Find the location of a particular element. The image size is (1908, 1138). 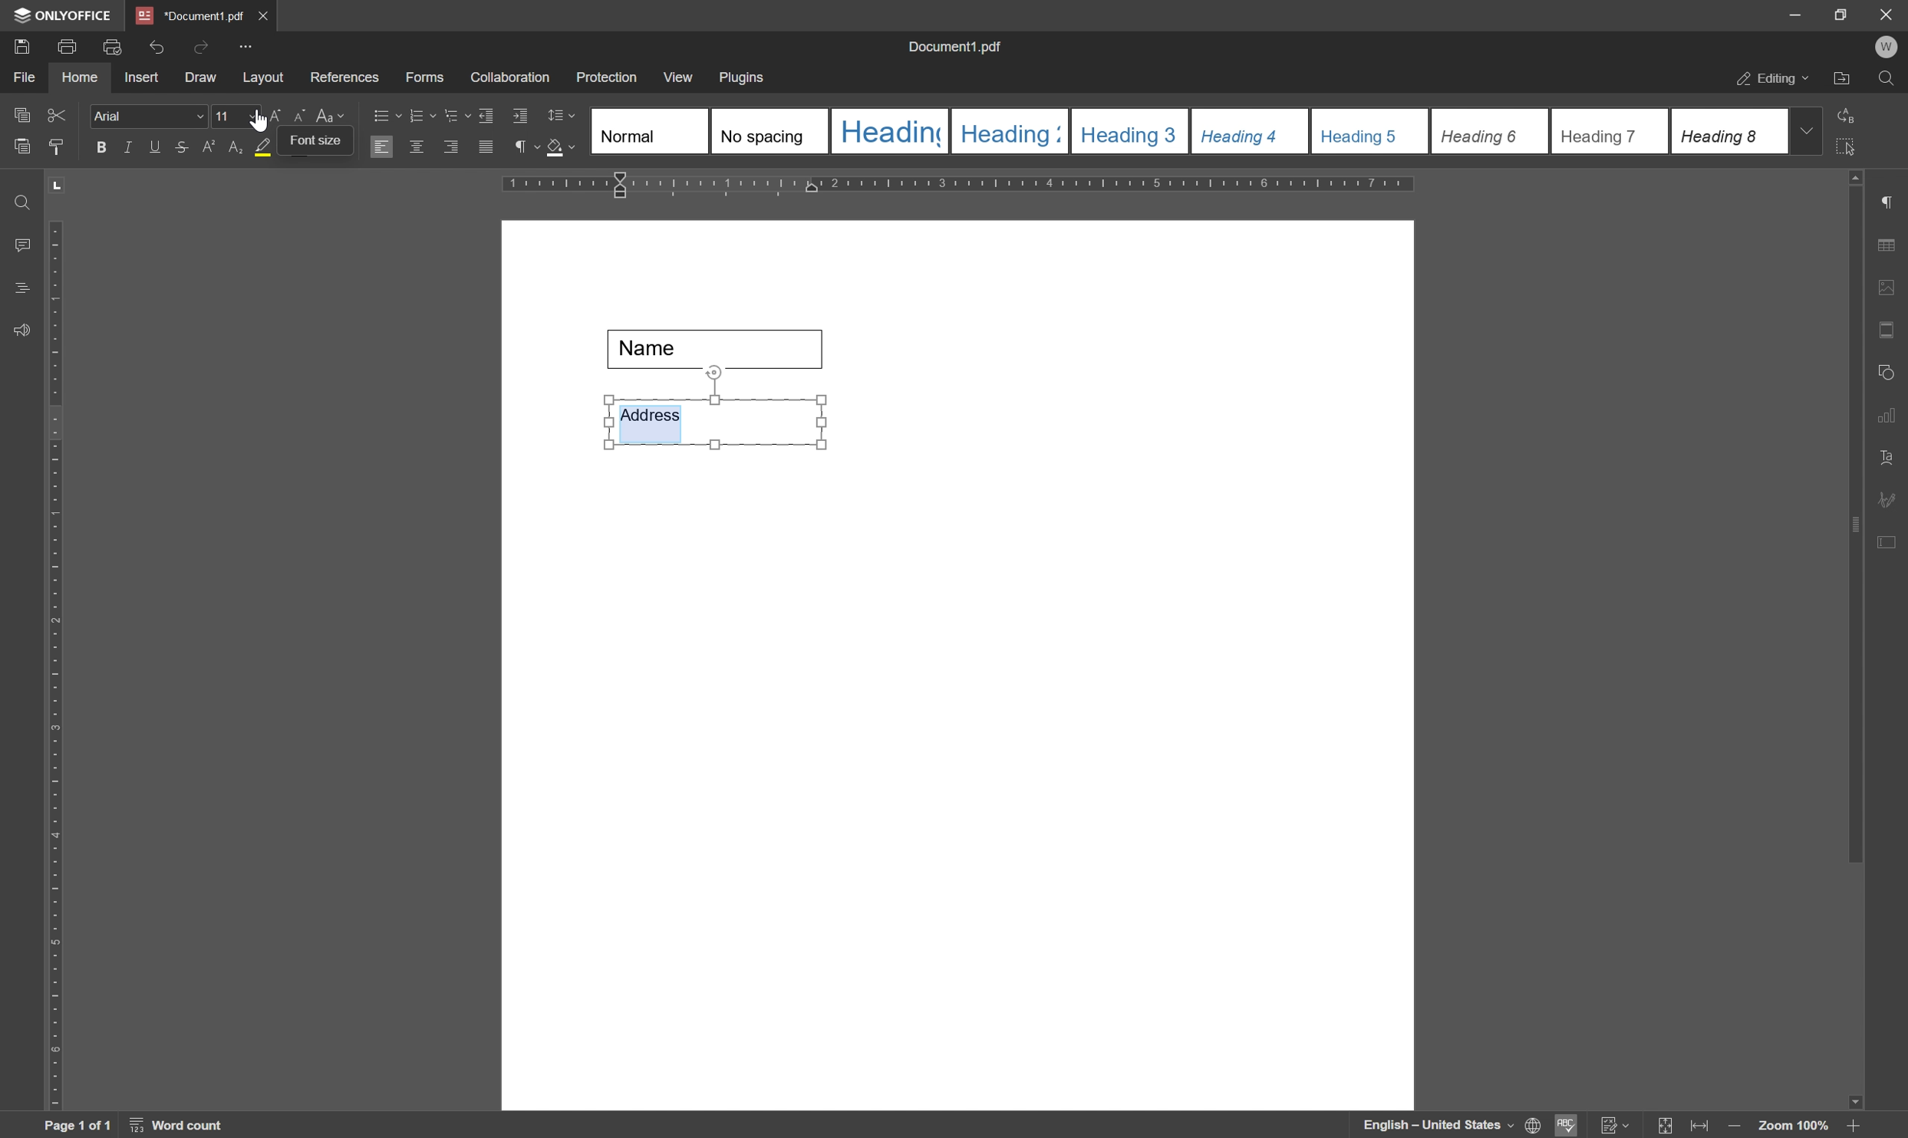

italic is located at coordinates (125, 146).